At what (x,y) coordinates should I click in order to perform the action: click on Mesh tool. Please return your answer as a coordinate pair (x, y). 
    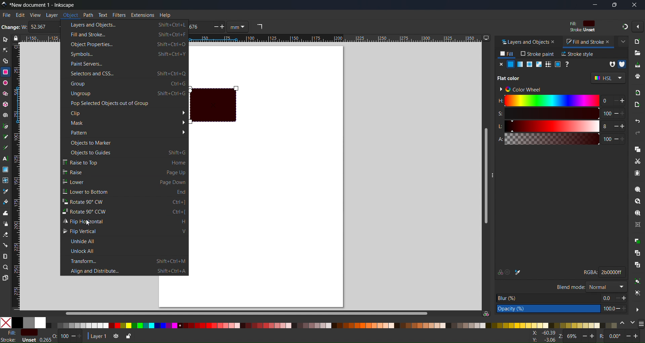
    Looking at the image, I should click on (6, 180).